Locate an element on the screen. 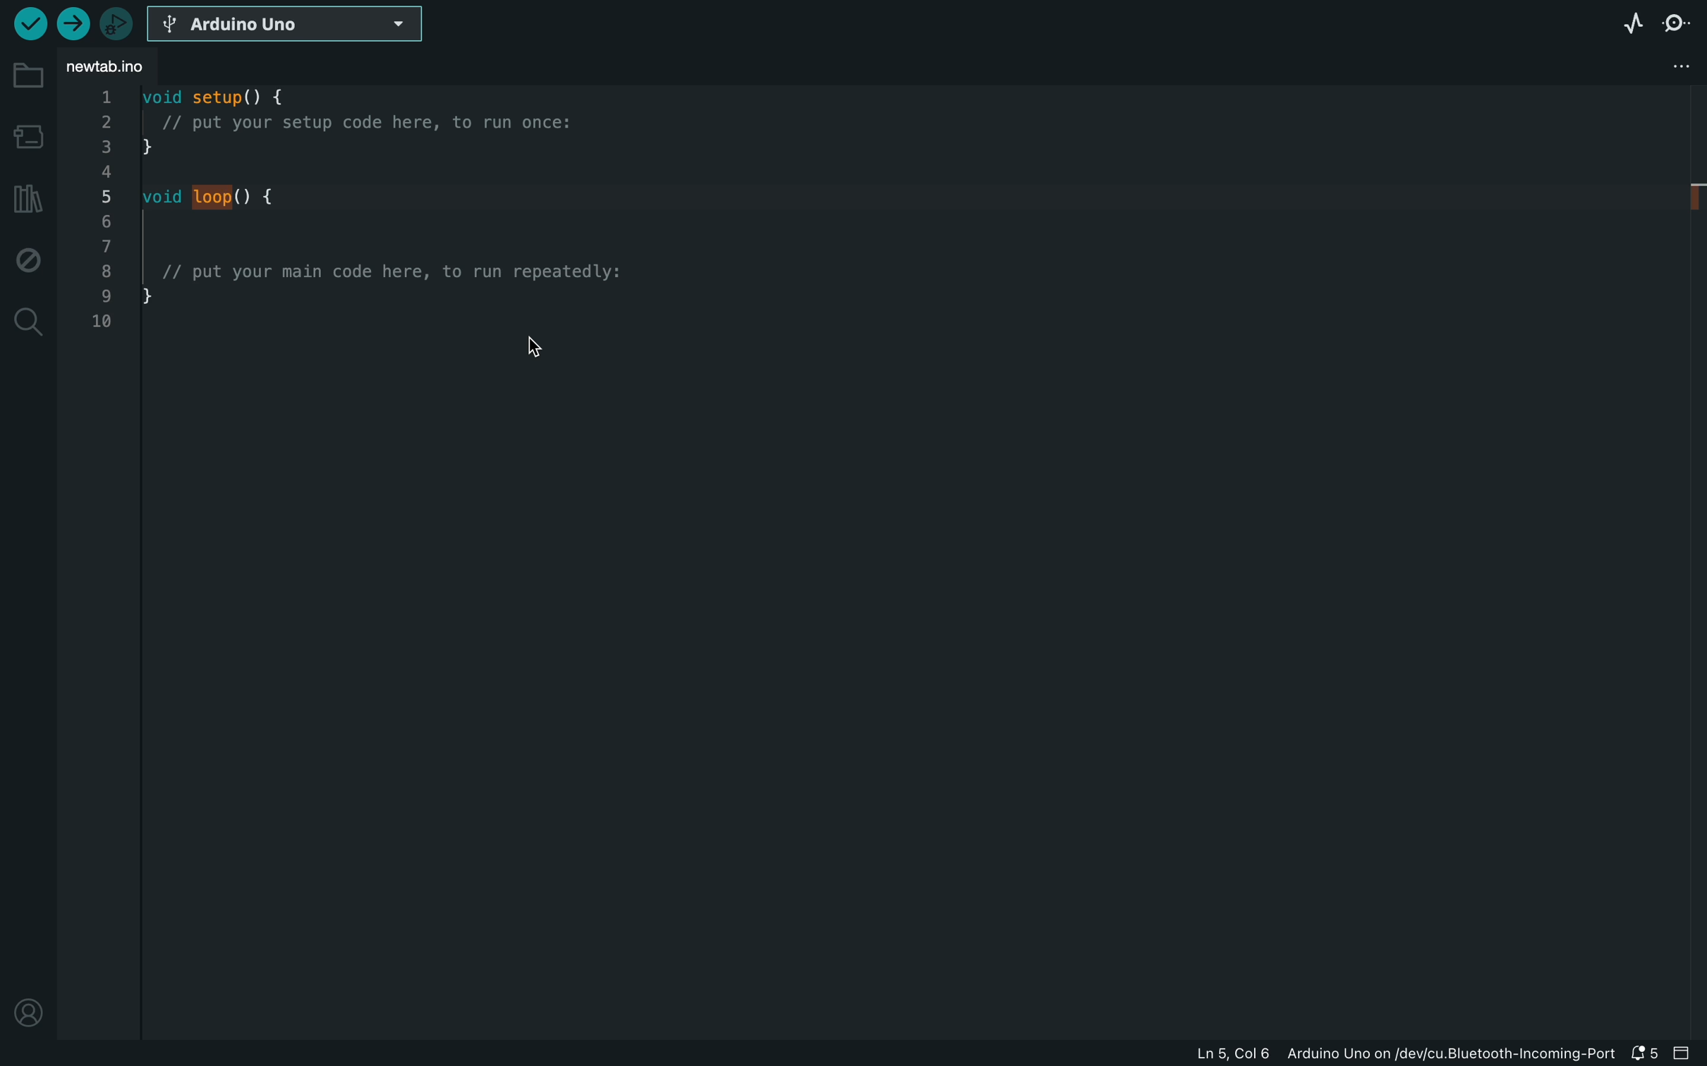 The height and width of the screenshot is (1066, 1707). close slide bar is located at coordinates (1687, 1053).